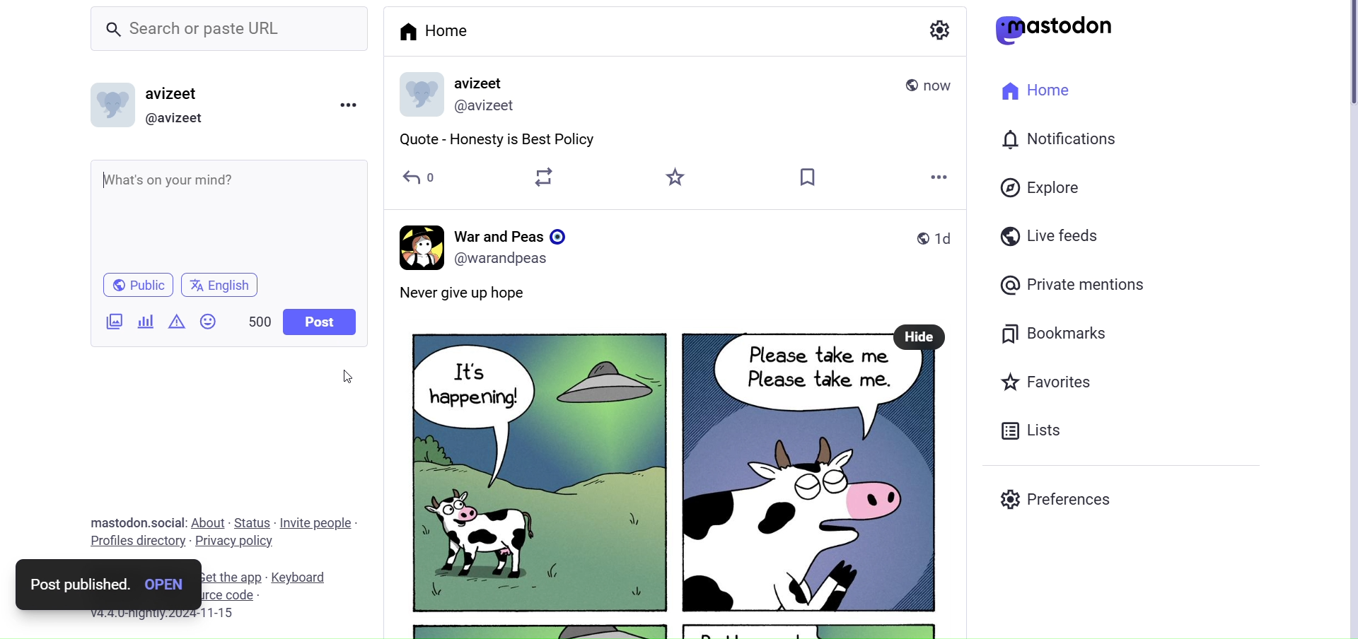 This screenshot has height=639, width=1358. Describe the element at coordinates (231, 595) in the screenshot. I see `View Source Code` at that location.